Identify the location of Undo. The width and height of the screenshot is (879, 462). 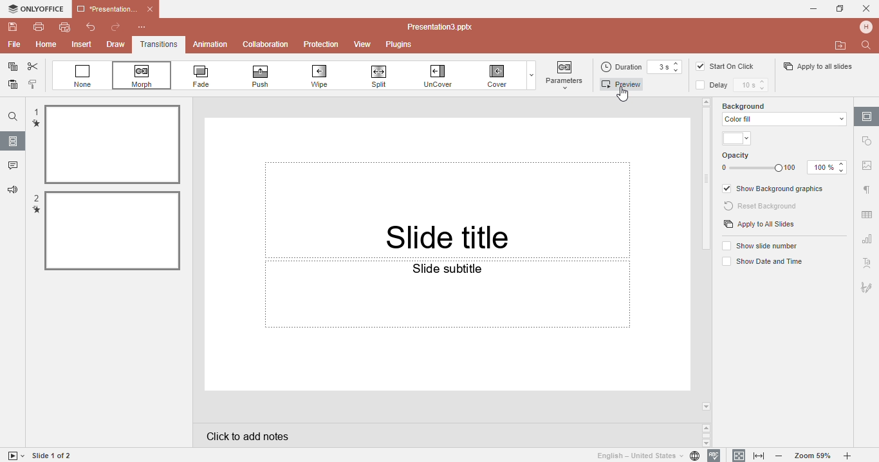
(86, 28).